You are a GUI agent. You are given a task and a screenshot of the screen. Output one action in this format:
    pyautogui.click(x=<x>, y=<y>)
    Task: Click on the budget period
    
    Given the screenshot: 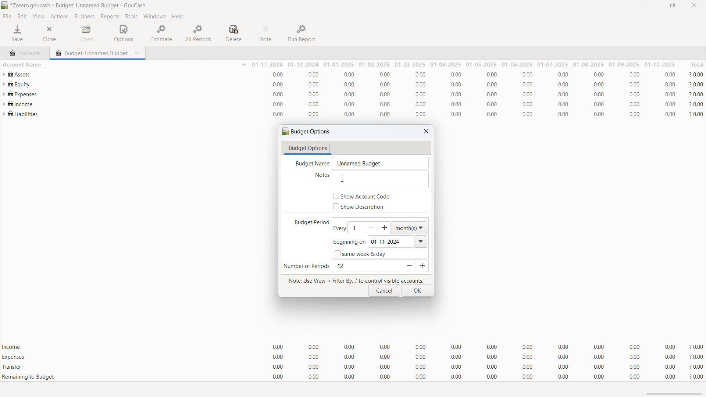 What is the action you would take?
    pyautogui.click(x=308, y=223)
    